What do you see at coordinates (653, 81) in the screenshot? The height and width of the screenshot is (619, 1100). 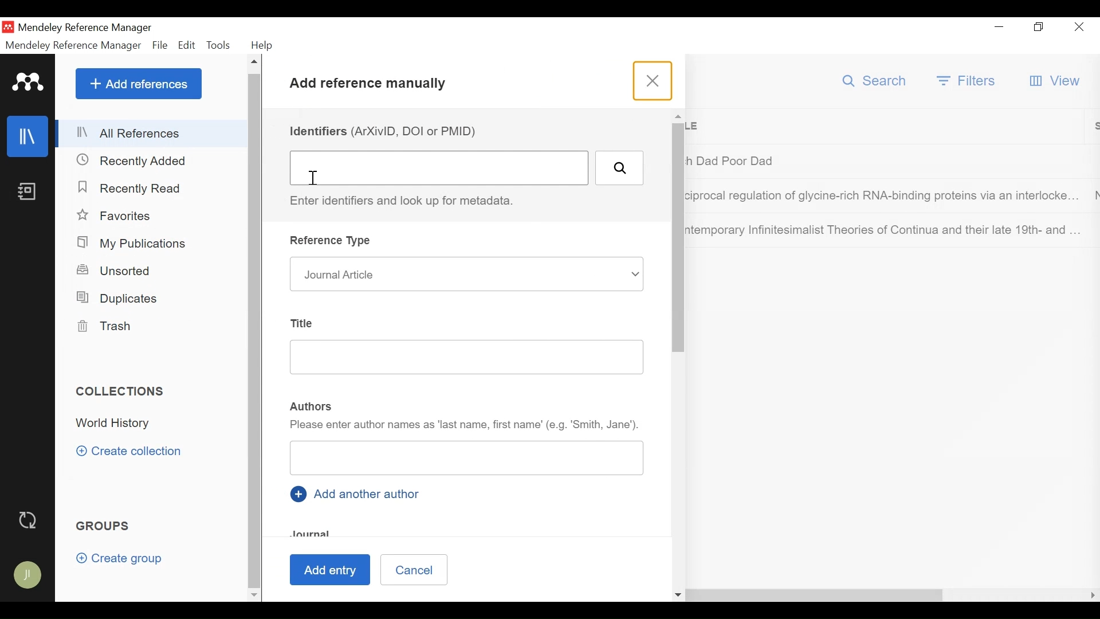 I see `Close` at bounding box center [653, 81].